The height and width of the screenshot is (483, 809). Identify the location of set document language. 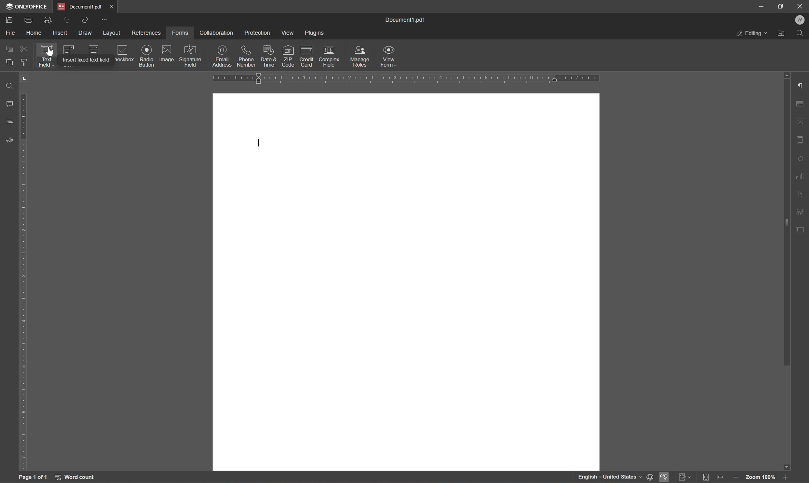
(650, 477).